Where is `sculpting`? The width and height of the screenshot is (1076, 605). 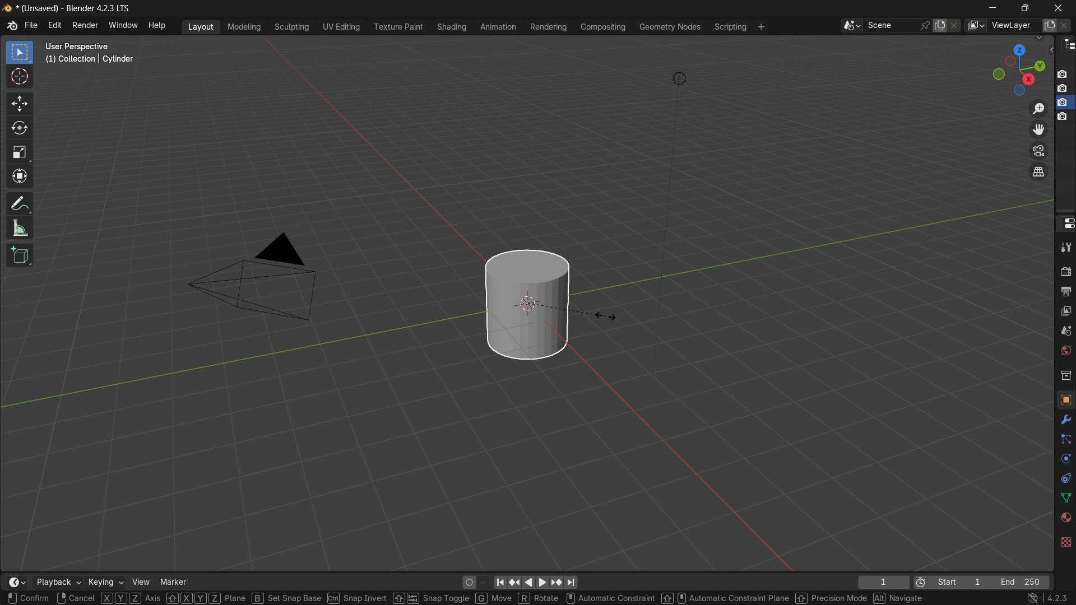 sculpting is located at coordinates (292, 27).